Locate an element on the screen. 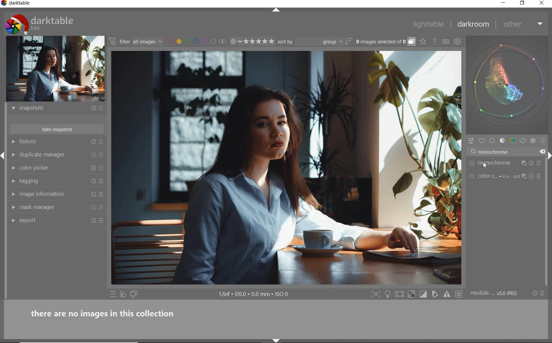  'color c' is switched off is located at coordinates (472, 176).